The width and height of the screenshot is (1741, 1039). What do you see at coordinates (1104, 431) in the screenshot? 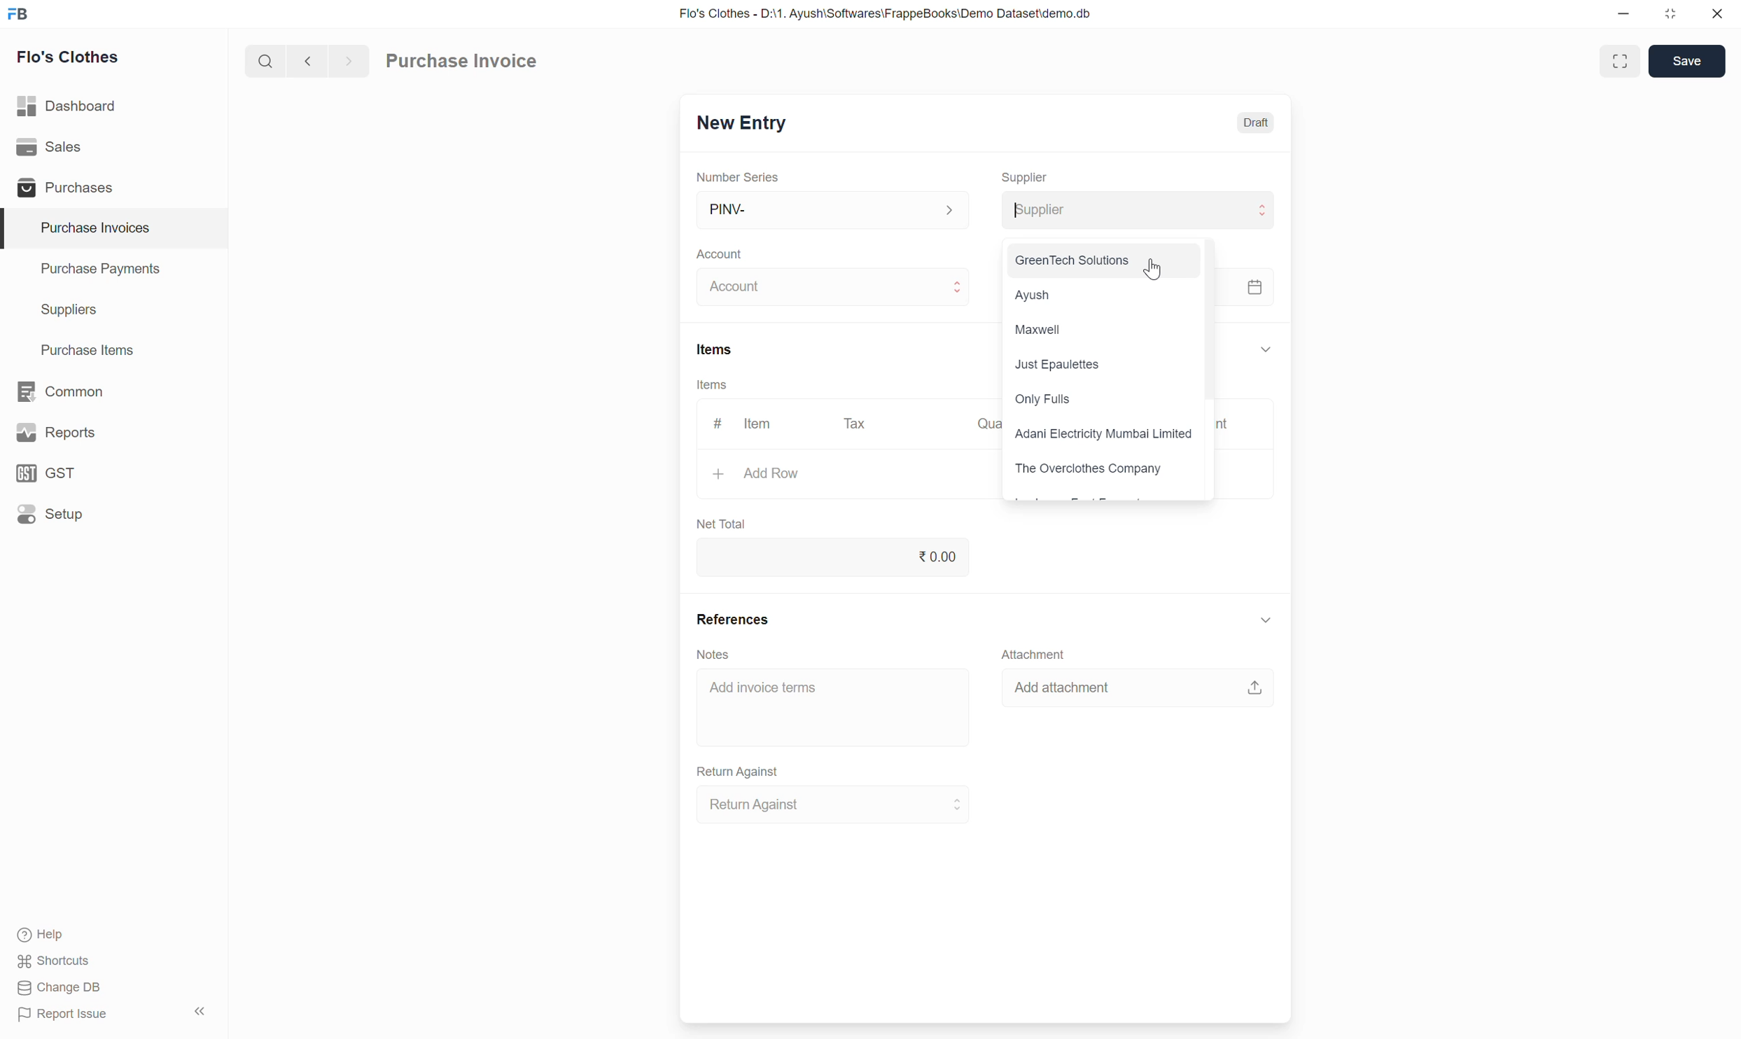
I see `Adani Electricity Mumbai Limited` at bounding box center [1104, 431].